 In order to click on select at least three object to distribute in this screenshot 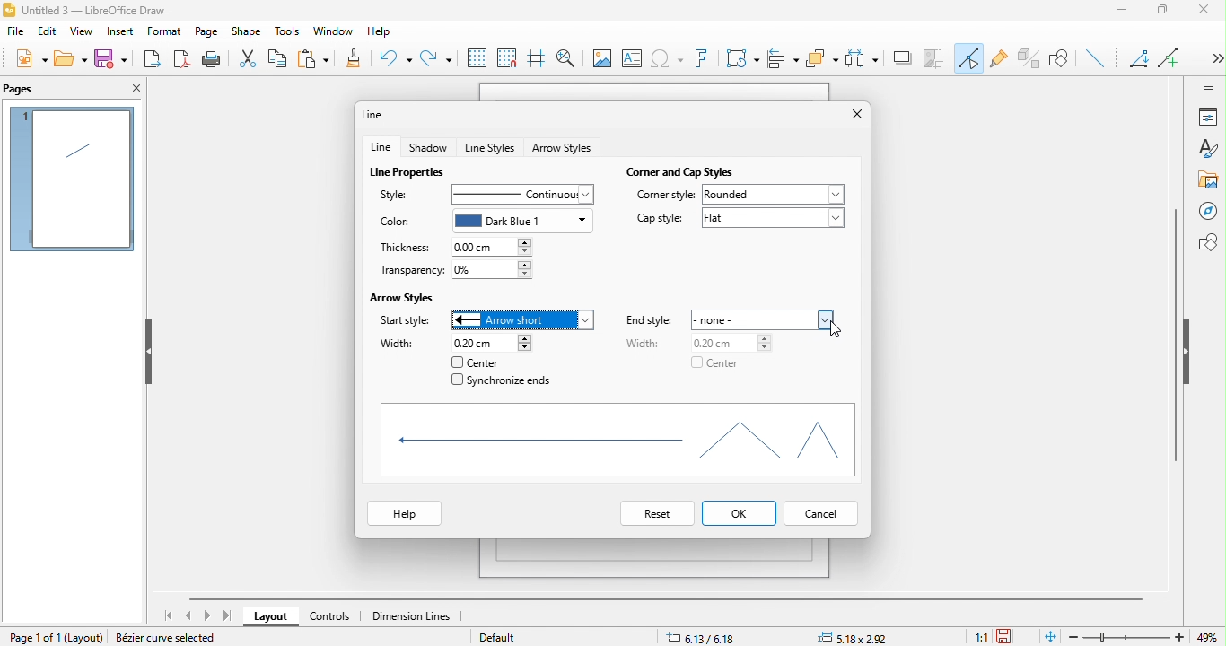, I will do `click(864, 57)`.